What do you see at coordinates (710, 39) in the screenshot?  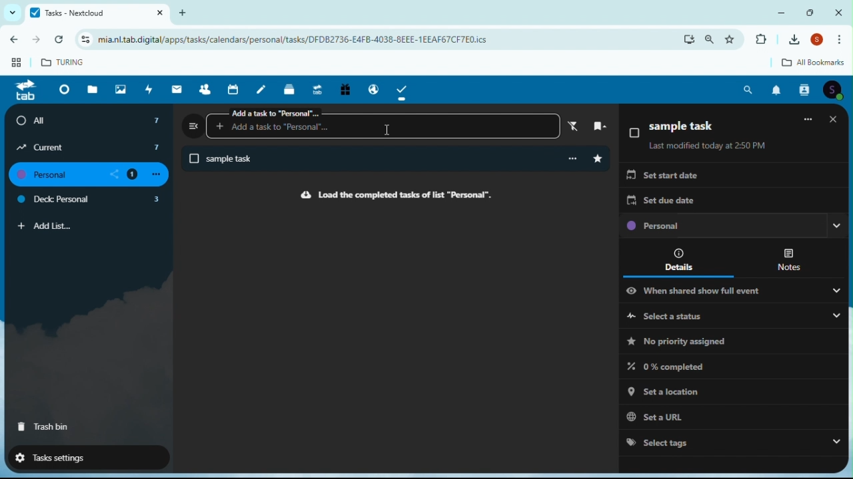 I see `search` at bounding box center [710, 39].